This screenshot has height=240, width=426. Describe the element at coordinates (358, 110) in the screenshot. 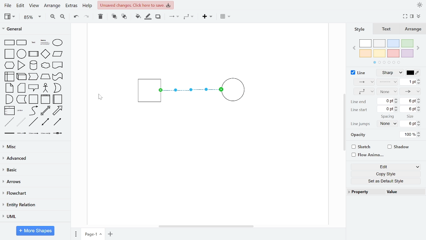

I see `line start` at that location.